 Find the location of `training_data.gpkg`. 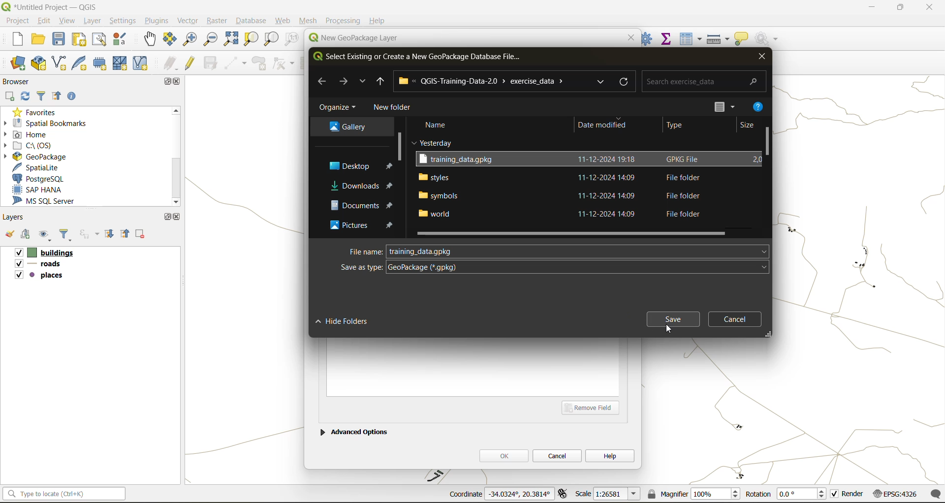

training_data.gpkg is located at coordinates (460, 159).